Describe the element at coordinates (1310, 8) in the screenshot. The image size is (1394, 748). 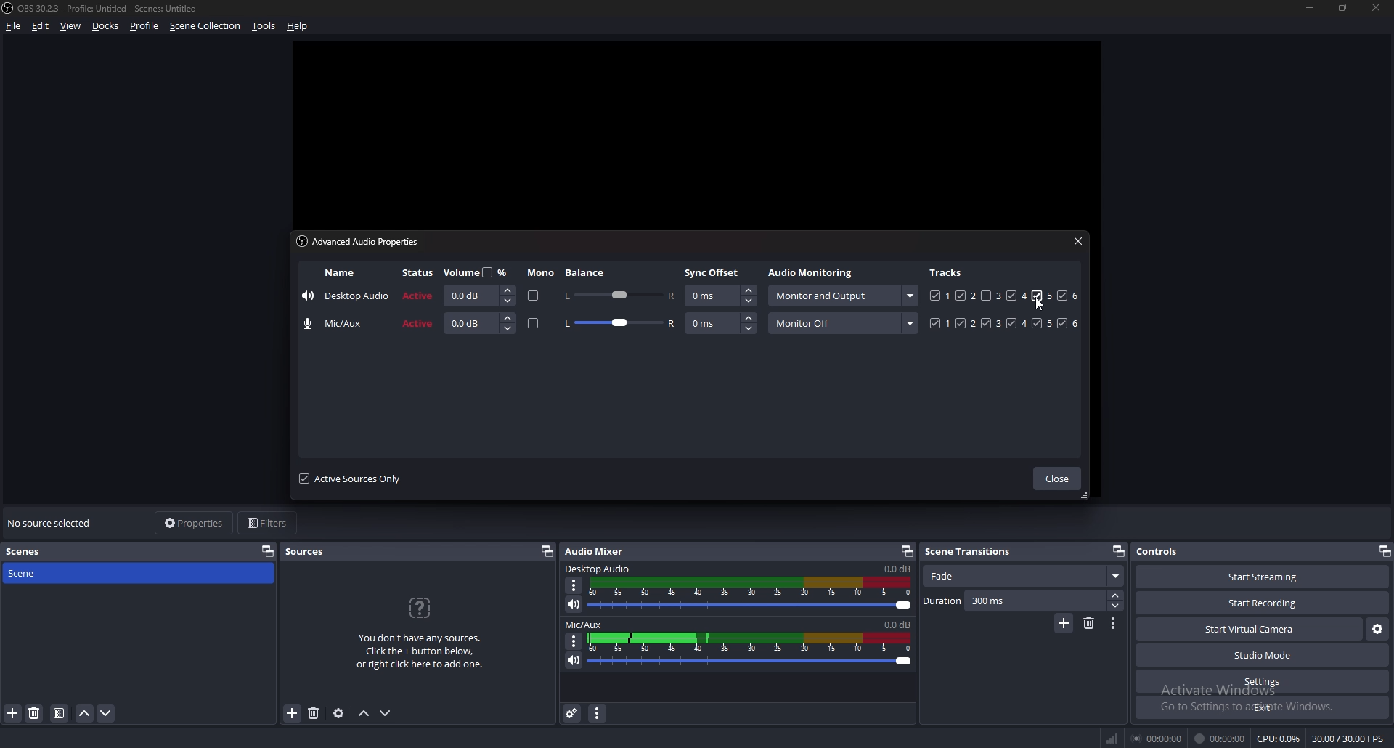
I see `minimize` at that location.